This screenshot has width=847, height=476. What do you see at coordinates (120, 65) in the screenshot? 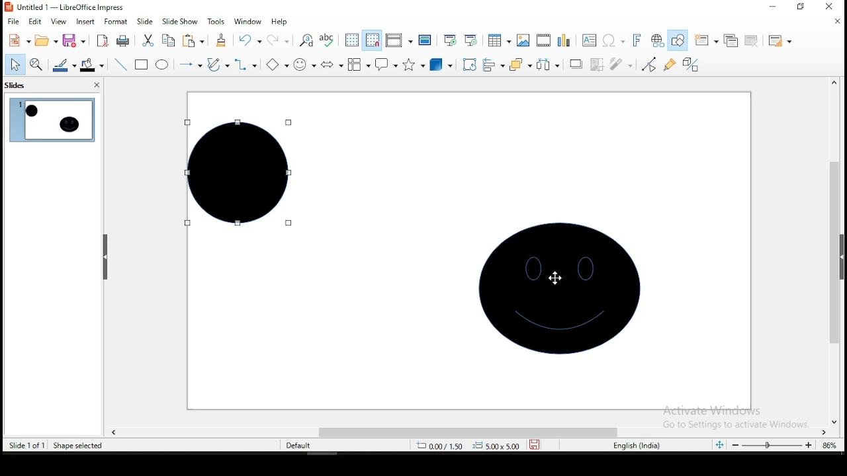
I see `line` at bounding box center [120, 65].